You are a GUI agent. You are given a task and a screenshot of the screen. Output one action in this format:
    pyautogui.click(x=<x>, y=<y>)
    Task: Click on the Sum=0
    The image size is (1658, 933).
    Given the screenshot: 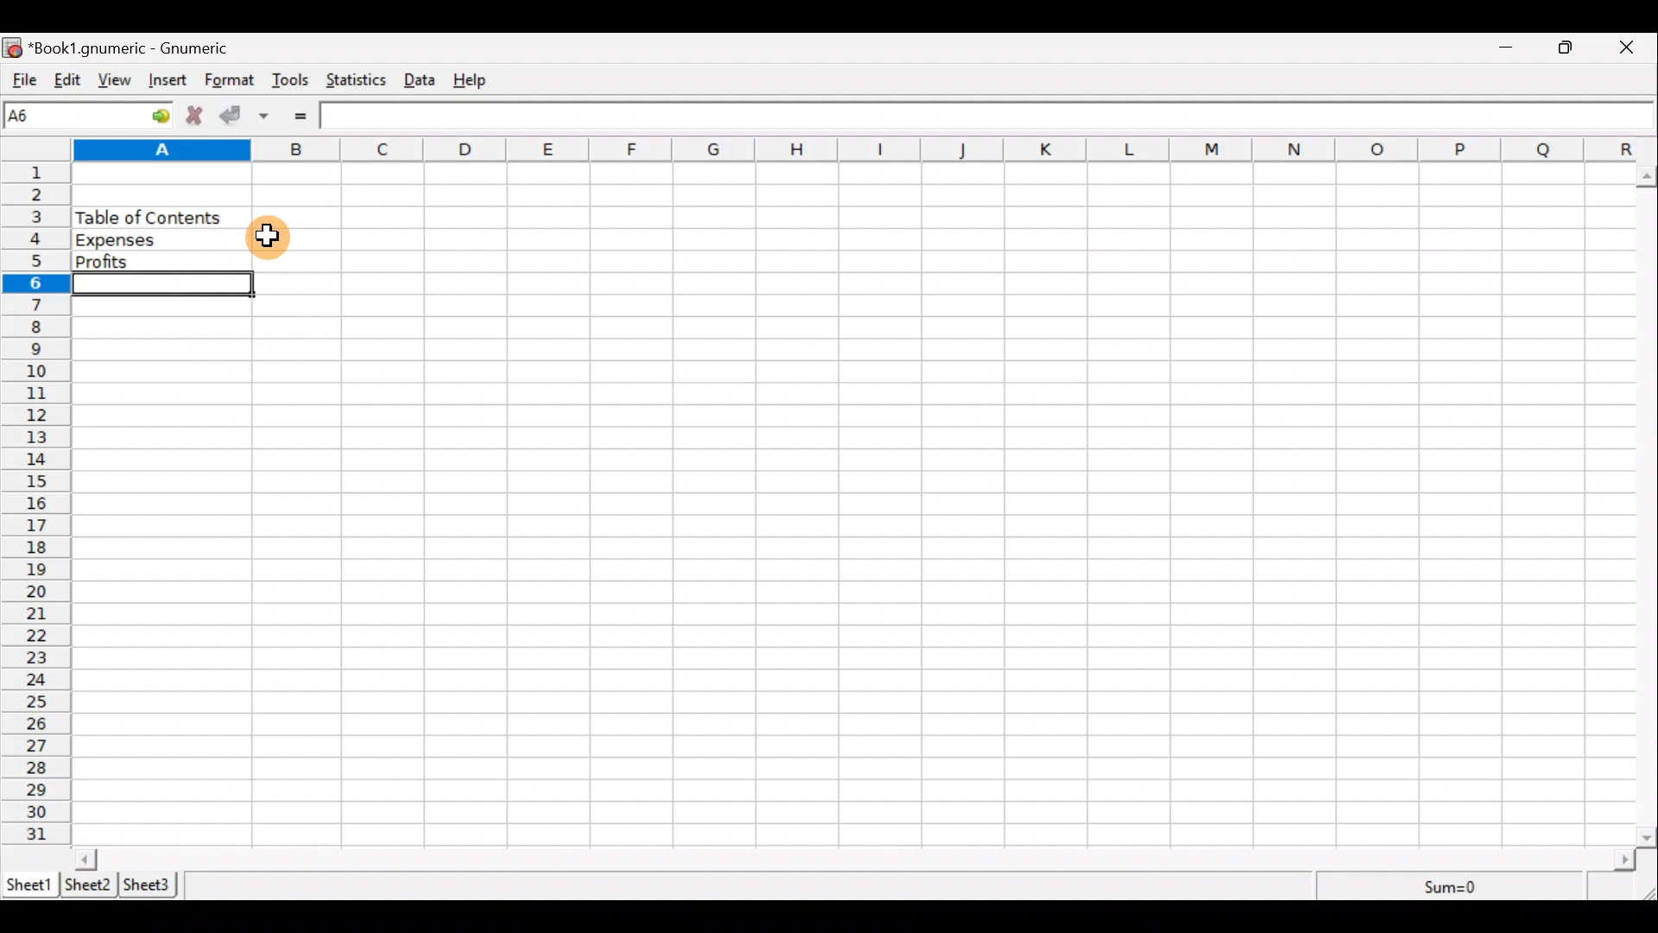 What is the action you would take?
    pyautogui.click(x=1452, y=888)
    